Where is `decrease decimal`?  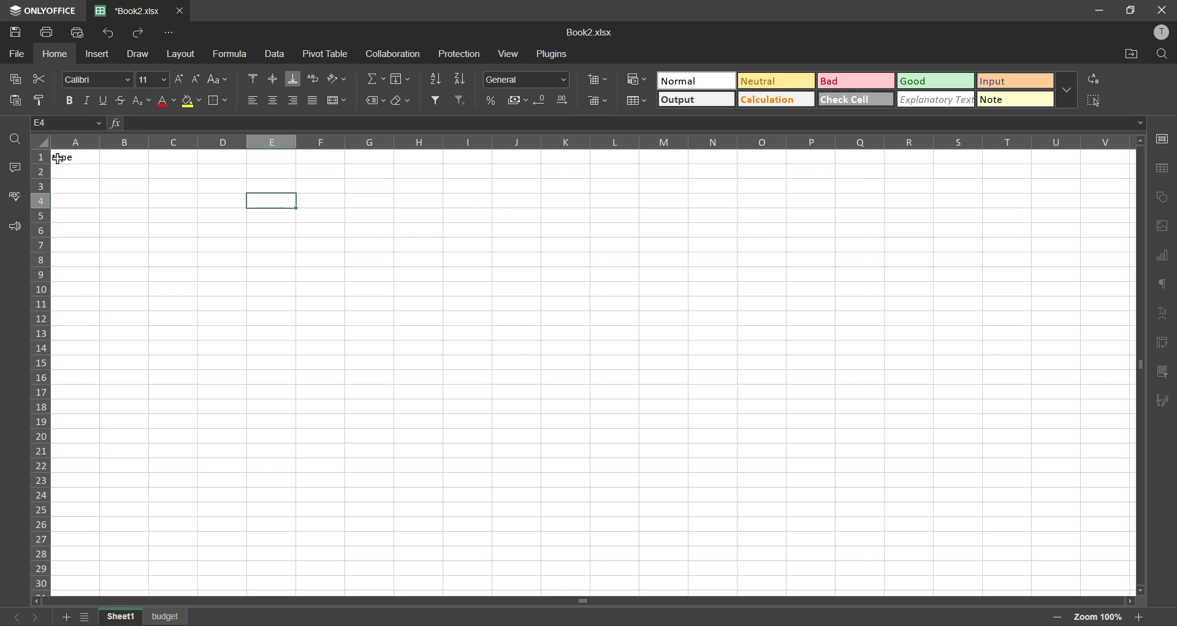
decrease decimal is located at coordinates (540, 100).